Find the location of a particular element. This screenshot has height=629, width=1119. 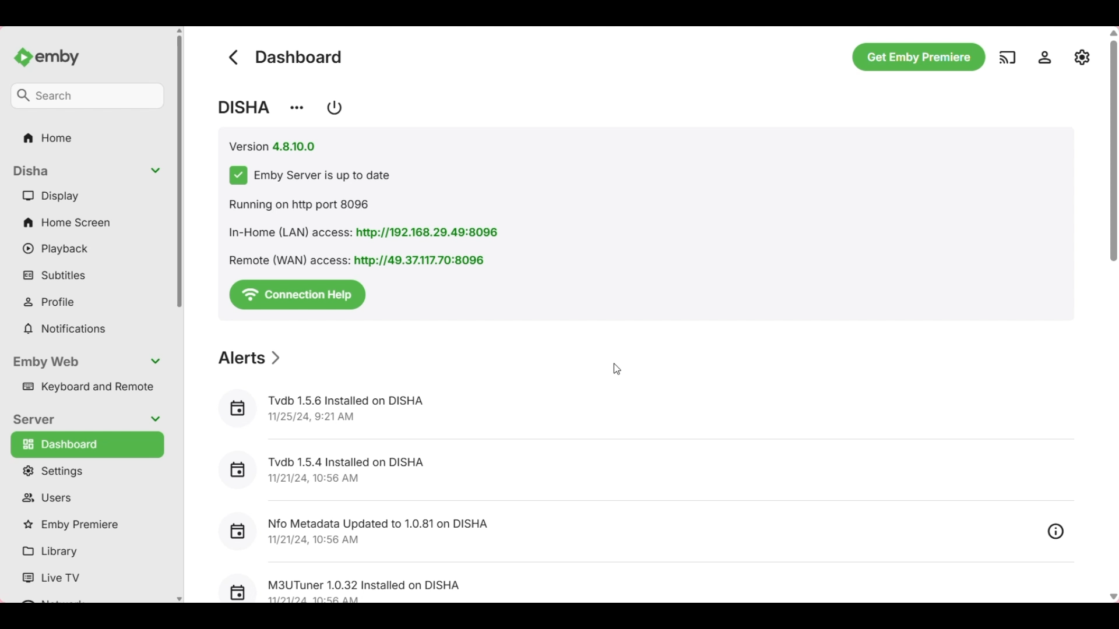

Play on another device is located at coordinates (1007, 57).